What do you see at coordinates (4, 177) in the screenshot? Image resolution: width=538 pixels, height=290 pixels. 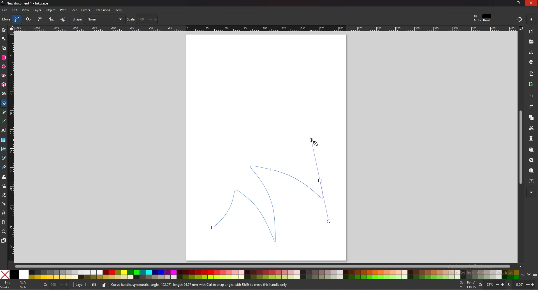 I see `tweak` at bounding box center [4, 177].